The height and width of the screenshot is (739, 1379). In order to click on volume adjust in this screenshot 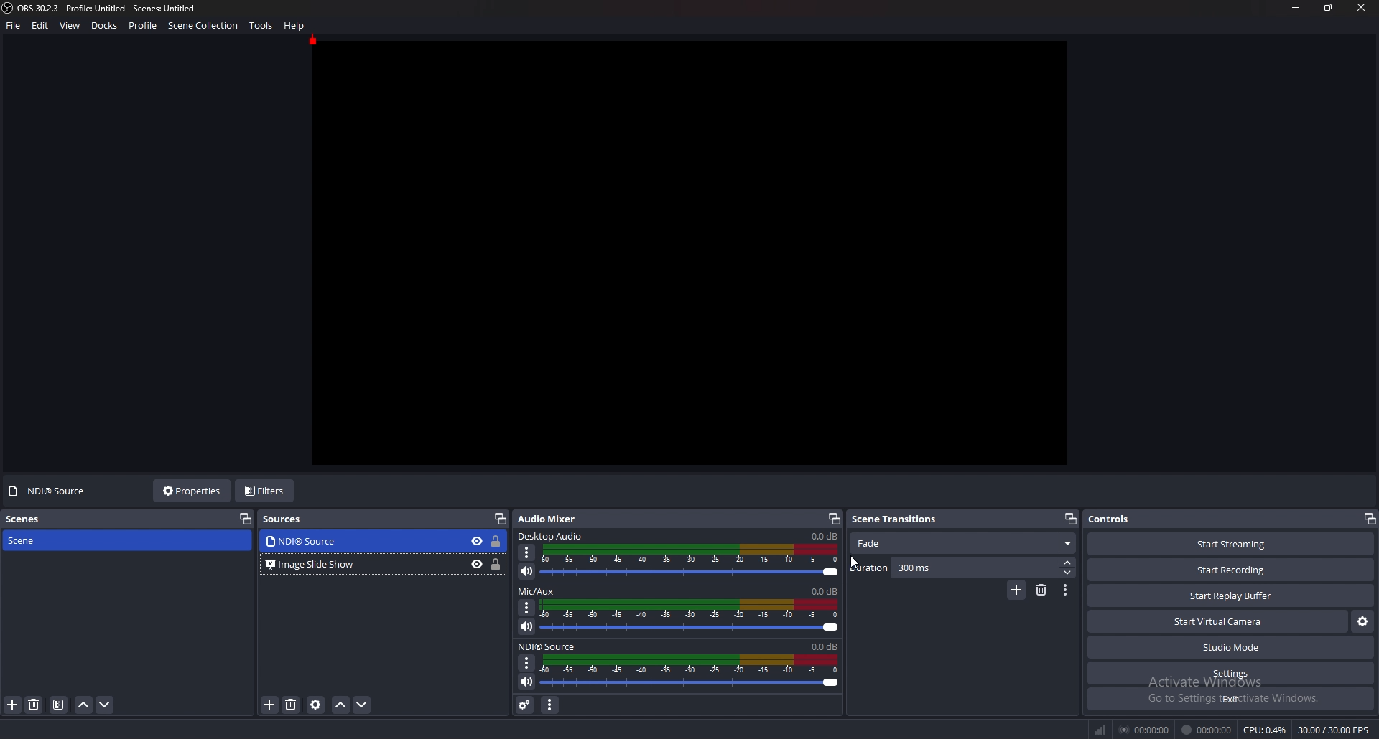, I will do `click(690, 562)`.